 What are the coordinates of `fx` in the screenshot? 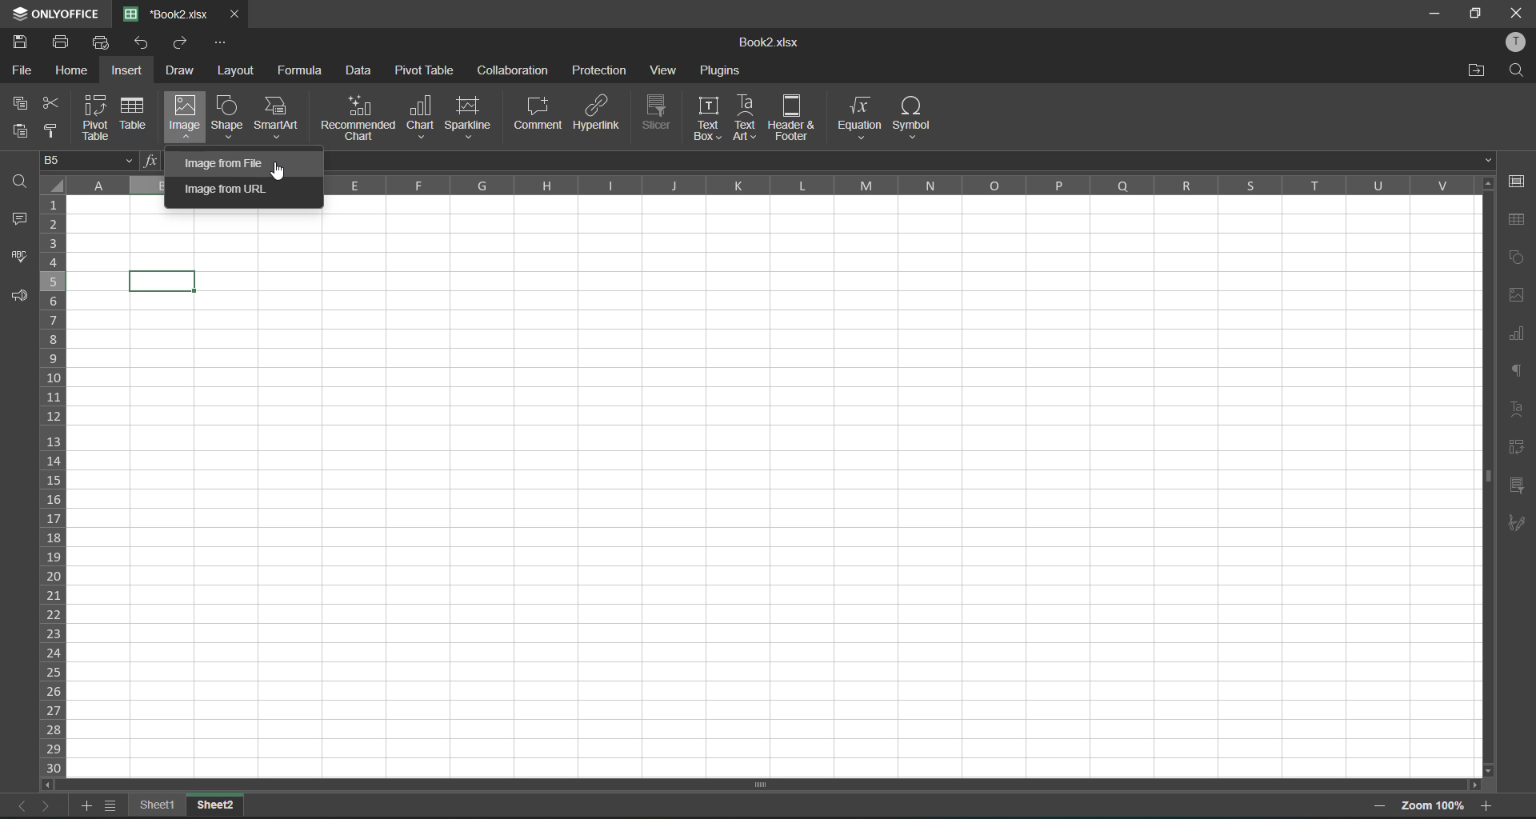 It's located at (146, 161).